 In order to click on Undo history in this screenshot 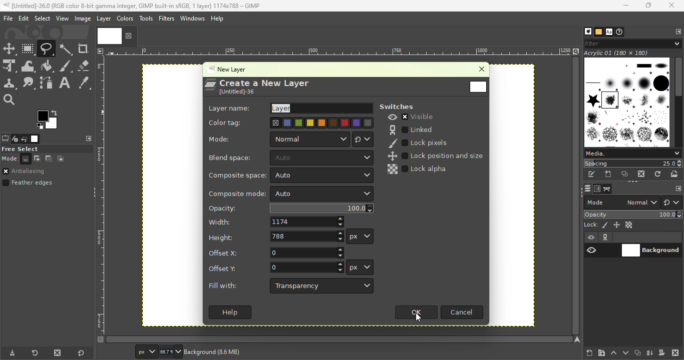, I will do `click(23, 139)`.